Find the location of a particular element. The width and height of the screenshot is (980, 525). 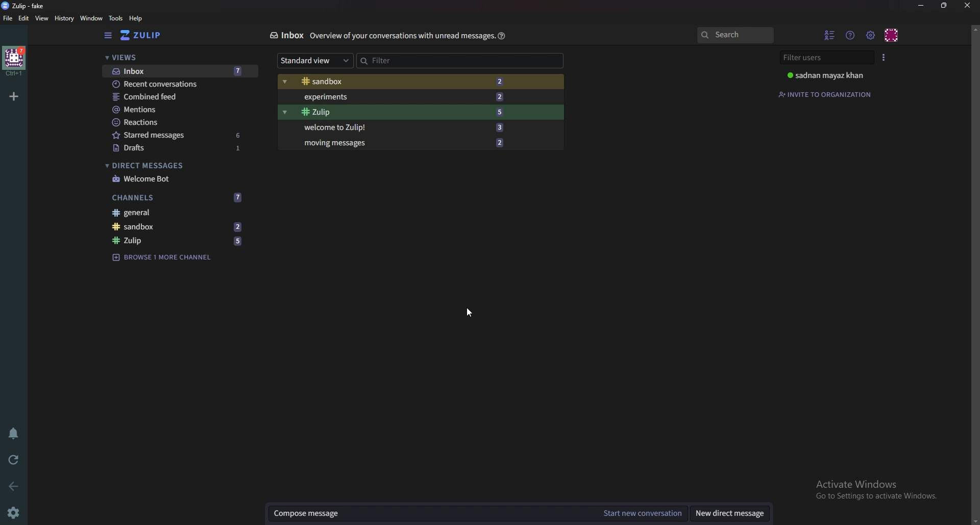

Reload is located at coordinates (14, 461).